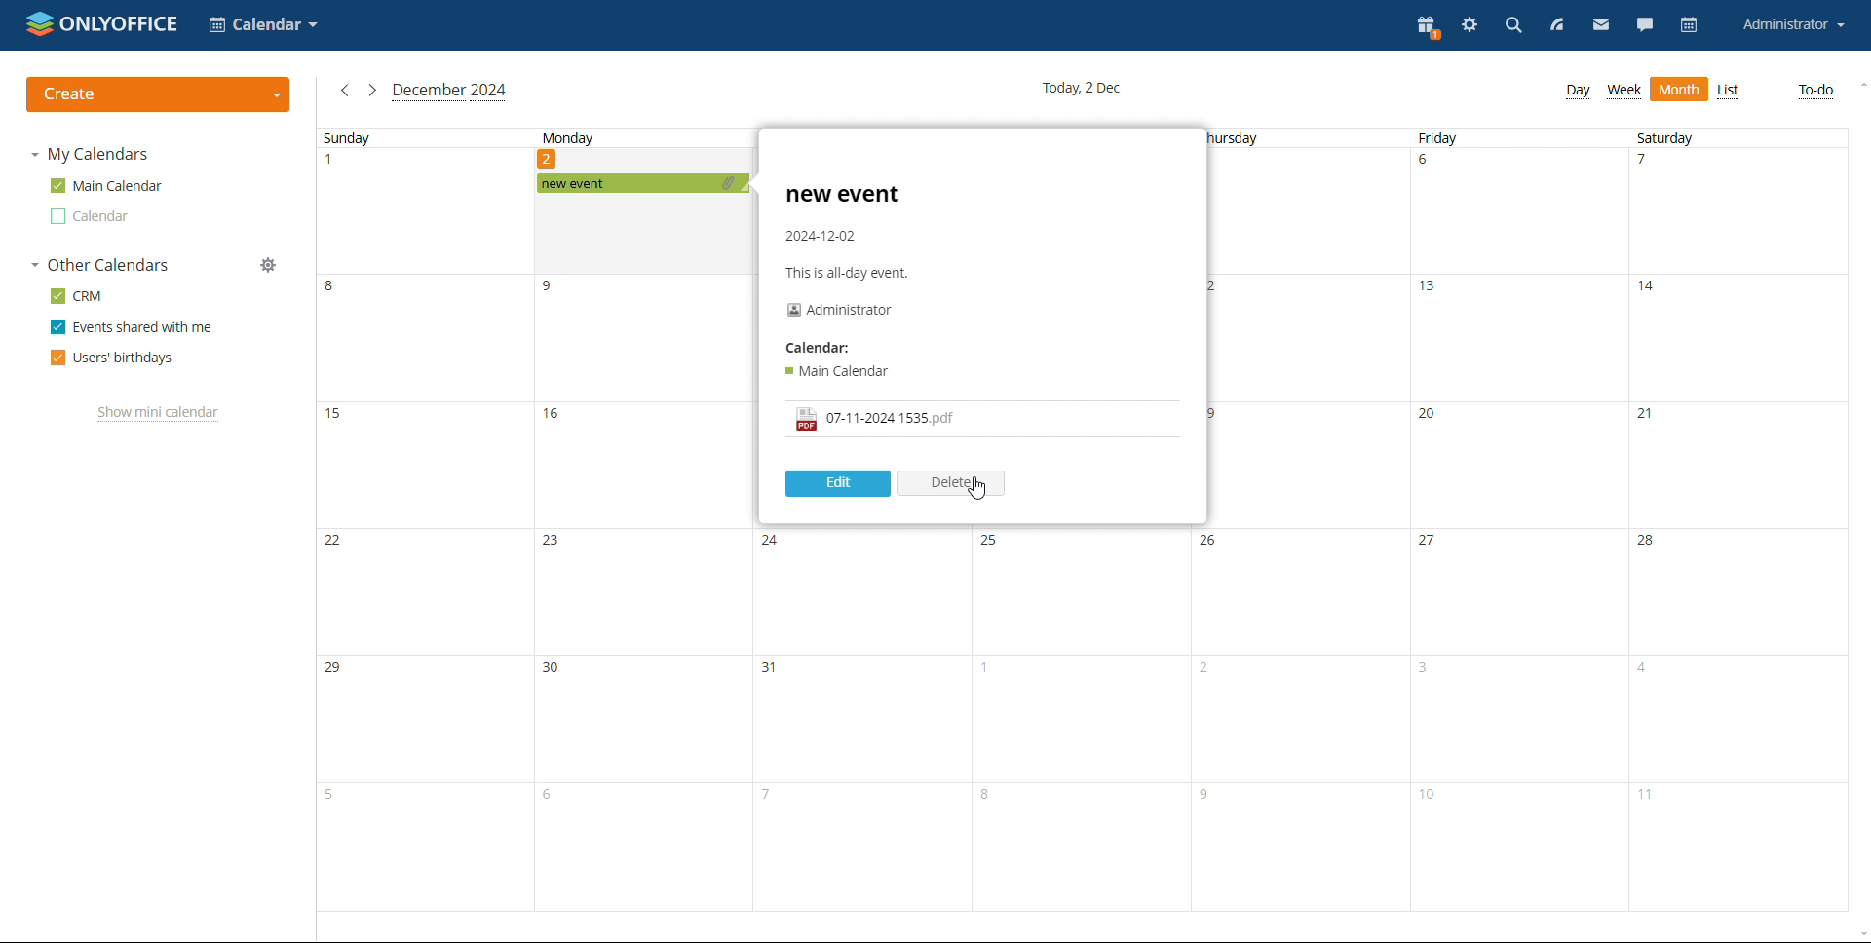 This screenshot has width=1871, height=943. What do you see at coordinates (852, 274) in the screenshot?
I see `This is all-day event.` at bounding box center [852, 274].